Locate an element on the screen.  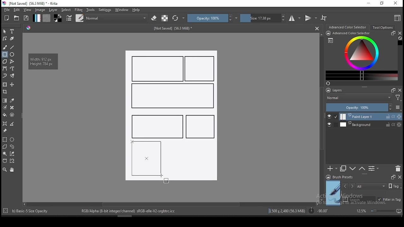
ellipse tool is located at coordinates (12, 54).